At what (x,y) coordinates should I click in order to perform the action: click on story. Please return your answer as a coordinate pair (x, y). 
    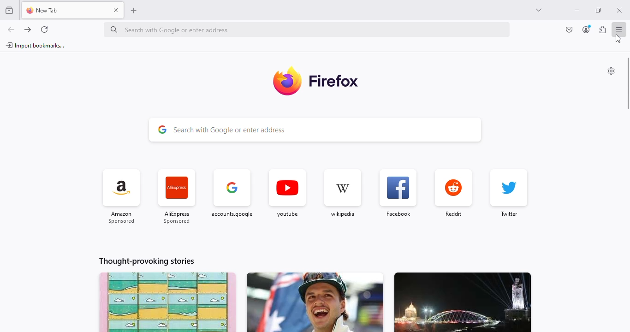
    Looking at the image, I should click on (167, 302).